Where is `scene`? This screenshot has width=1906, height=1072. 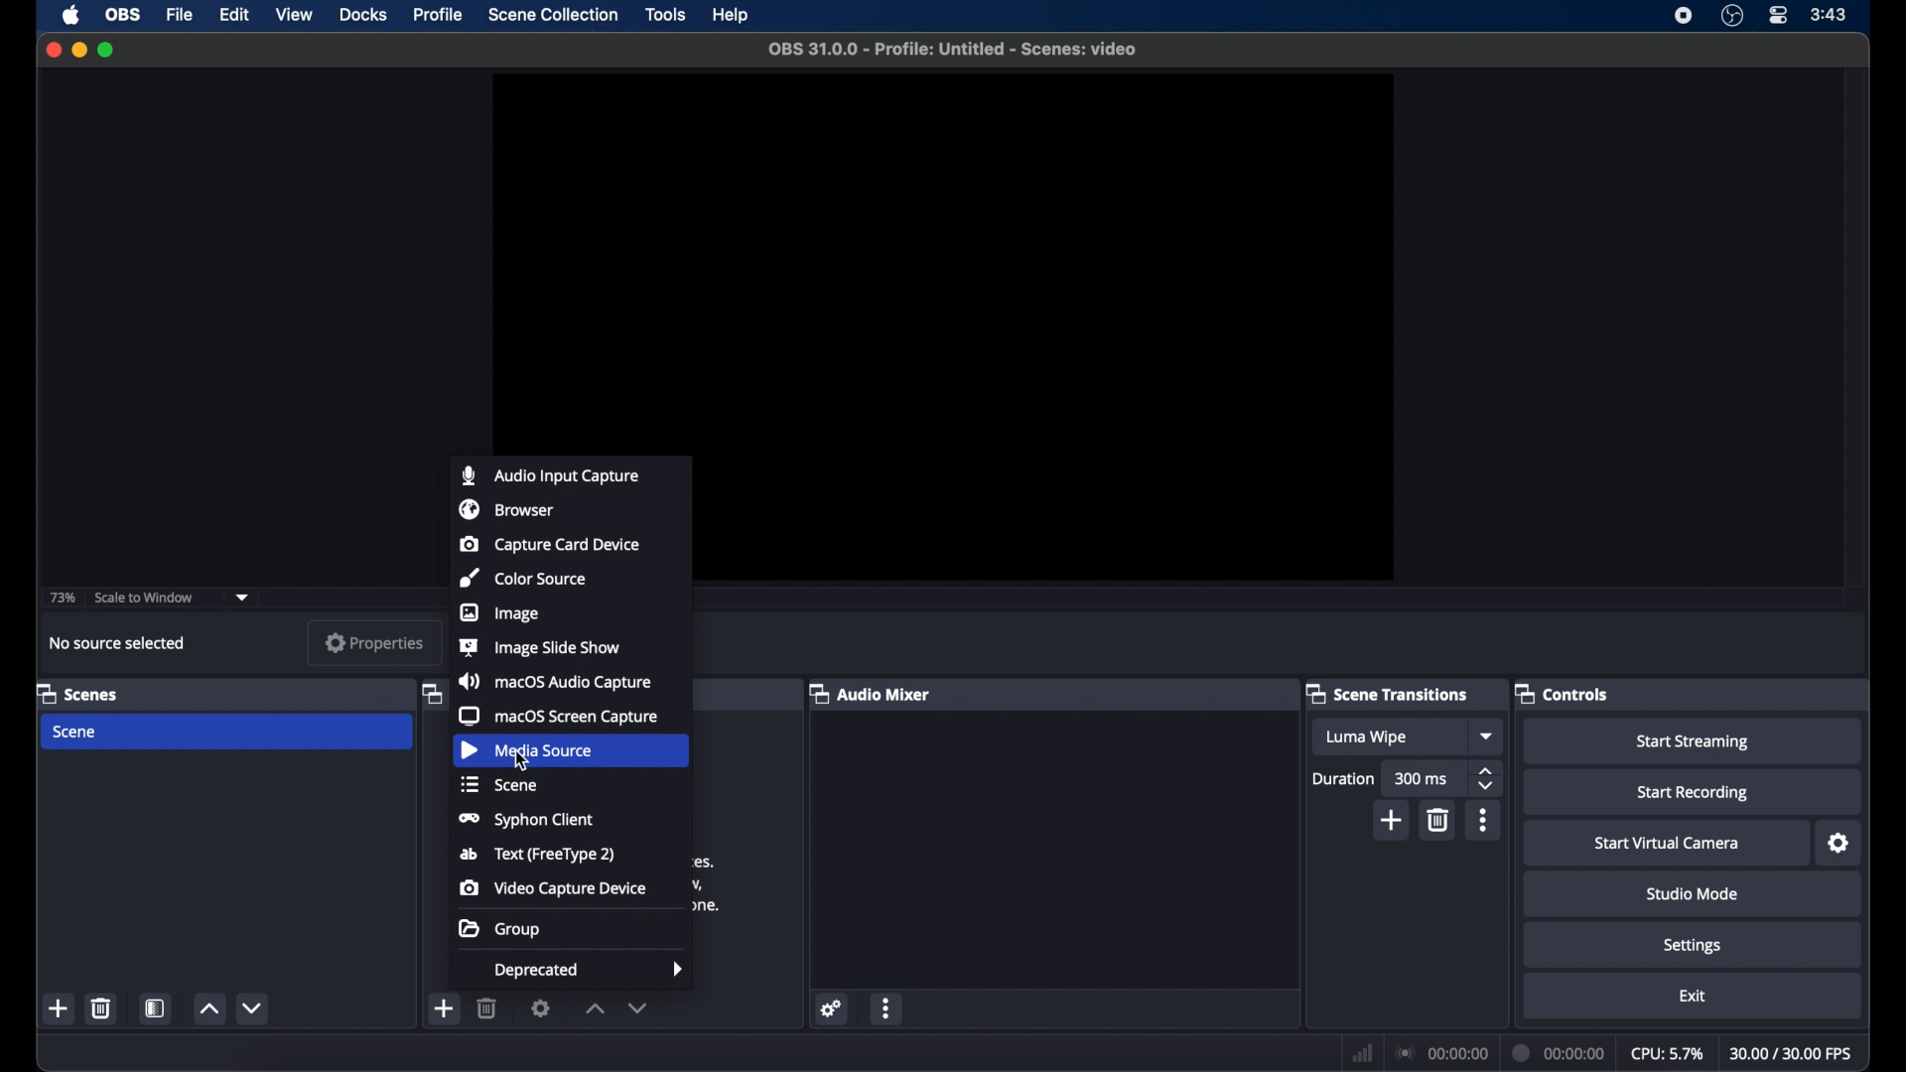
scene is located at coordinates (75, 734).